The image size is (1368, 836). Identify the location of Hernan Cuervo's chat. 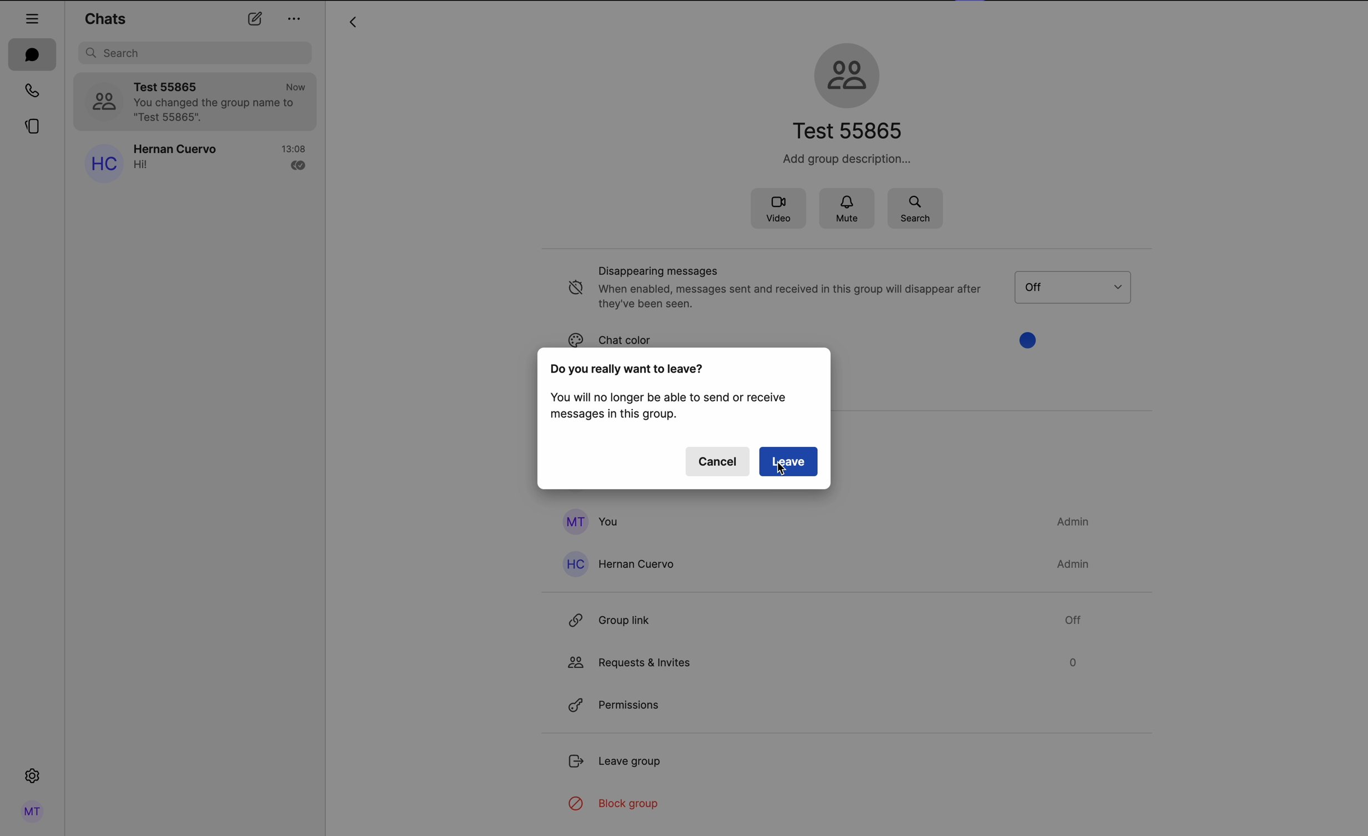
(222, 161).